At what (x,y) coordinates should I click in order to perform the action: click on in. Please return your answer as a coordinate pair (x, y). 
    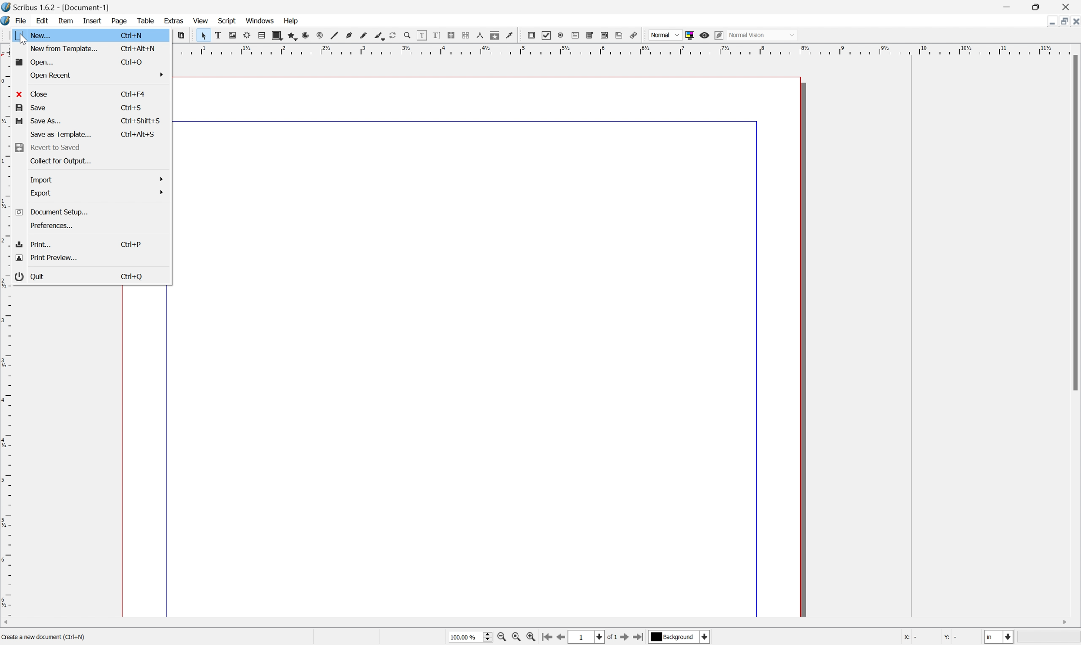
    Looking at the image, I should click on (1000, 638).